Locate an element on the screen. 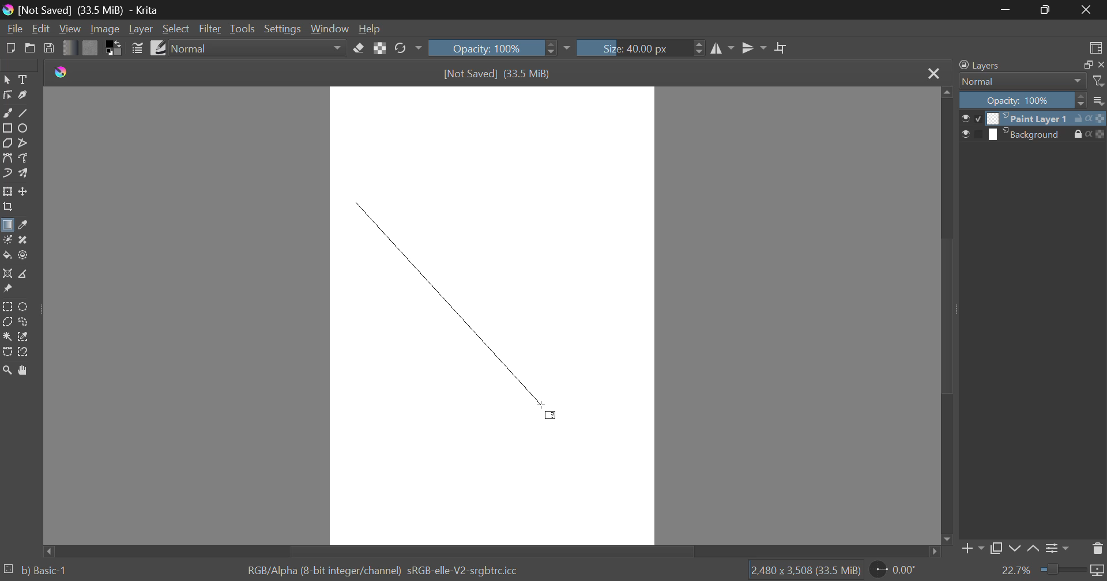 The width and height of the screenshot is (1107, 581). full screen is located at coordinates (1085, 65).